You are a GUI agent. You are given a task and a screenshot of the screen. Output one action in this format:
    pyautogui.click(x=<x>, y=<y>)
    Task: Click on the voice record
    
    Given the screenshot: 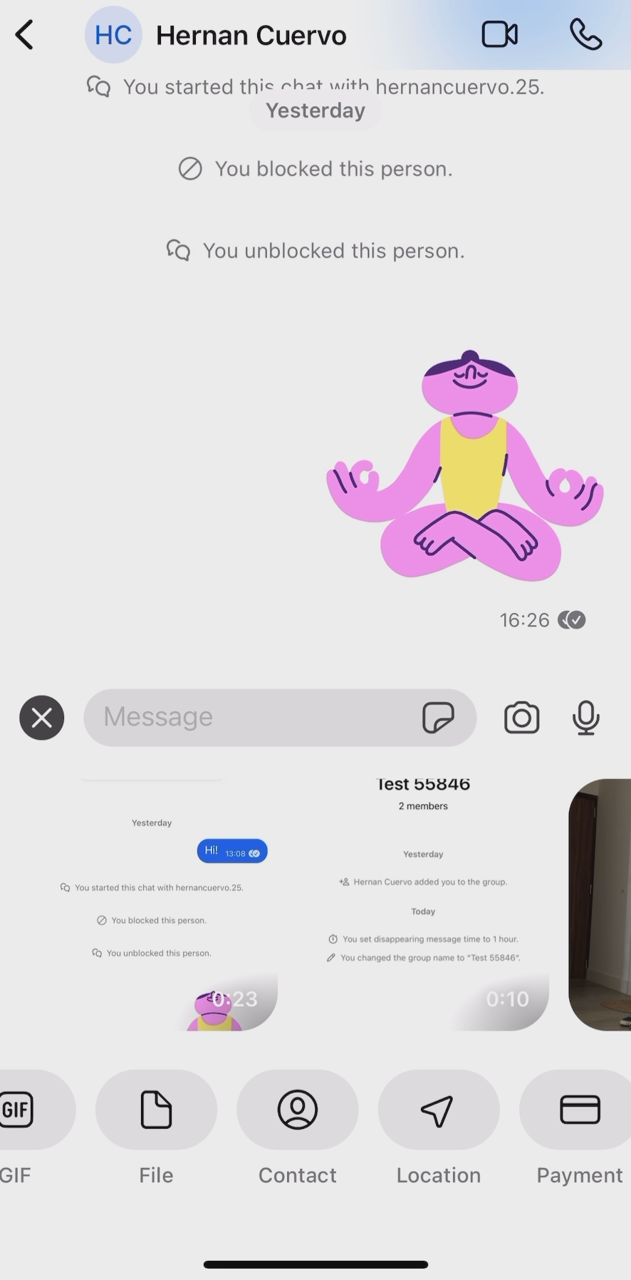 What is the action you would take?
    pyautogui.click(x=585, y=716)
    